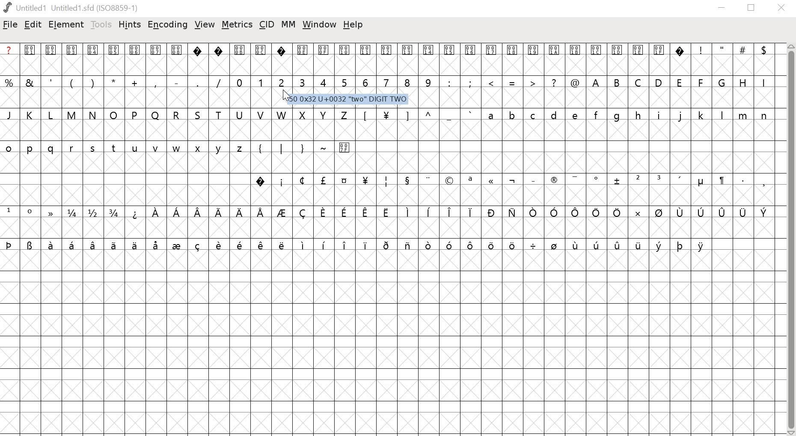 The image size is (796, 436). Describe the element at coordinates (287, 25) in the screenshot. I see `MM` at that location.